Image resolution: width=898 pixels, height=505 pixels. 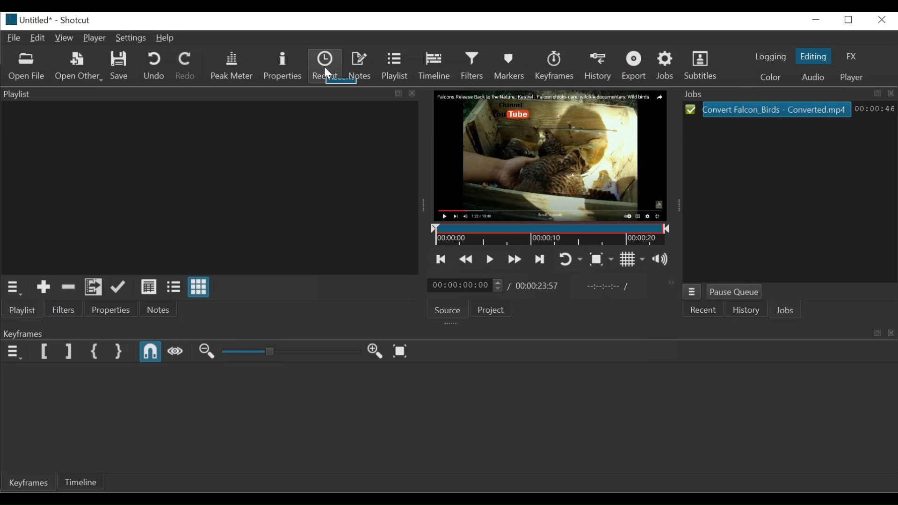 I want to click on Playlist Panel, so click(x=207, y=95).